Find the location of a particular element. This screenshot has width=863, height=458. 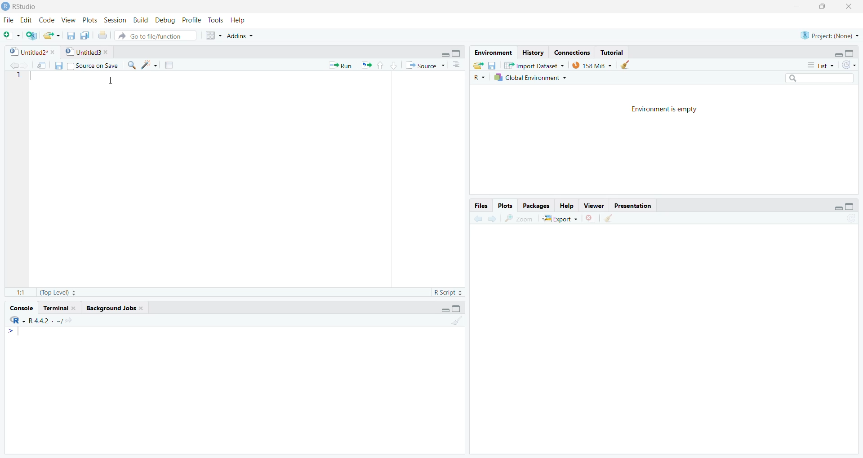

Packages is located at coordinates (535, 205).